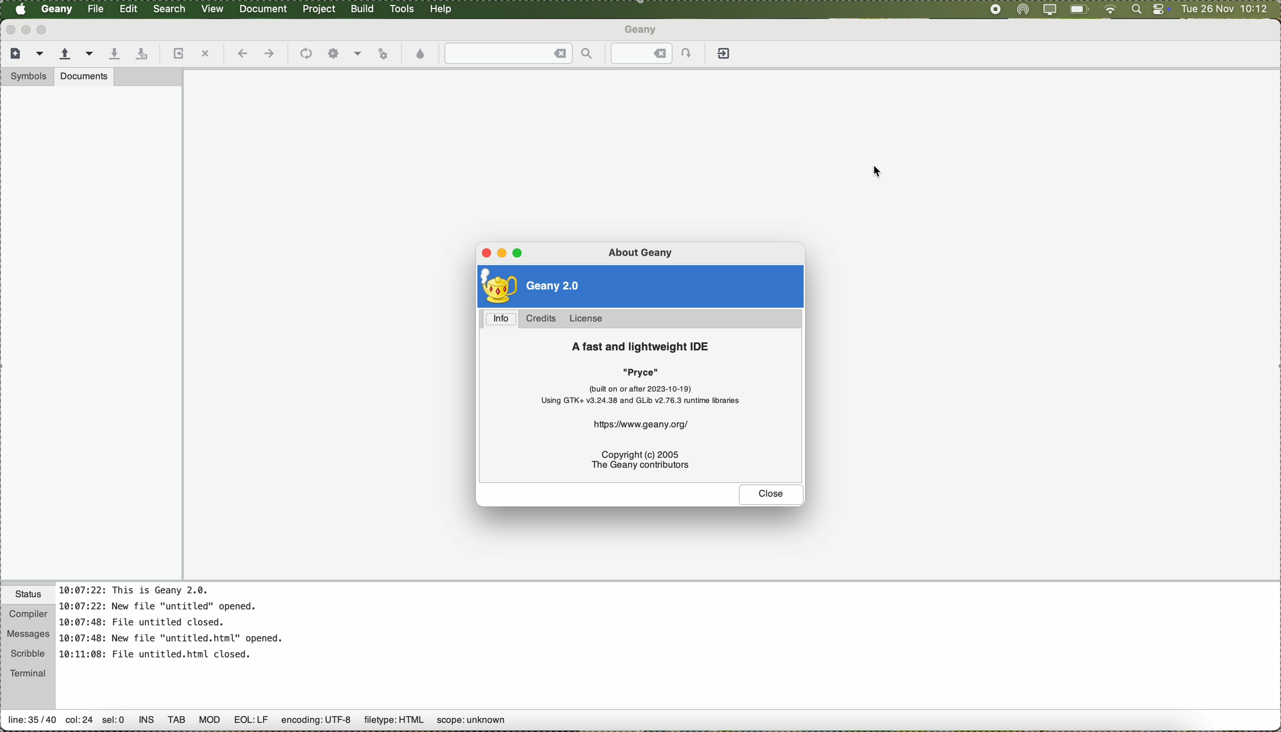  I want to click on document, so click(267, 10).